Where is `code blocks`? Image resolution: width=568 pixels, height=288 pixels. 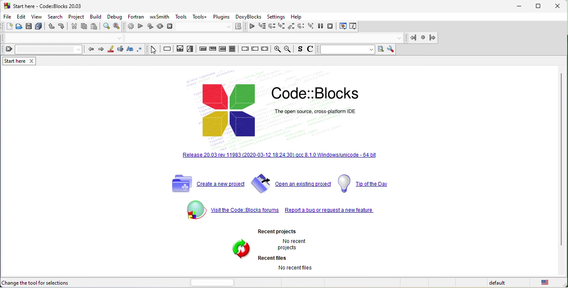 code blocks is located at coordinates (275, 105).